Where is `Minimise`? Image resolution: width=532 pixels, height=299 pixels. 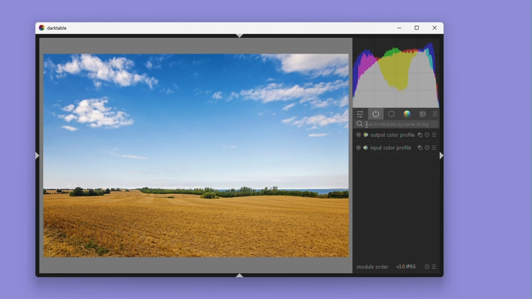 Minimise is located at coordinates (399, 28).